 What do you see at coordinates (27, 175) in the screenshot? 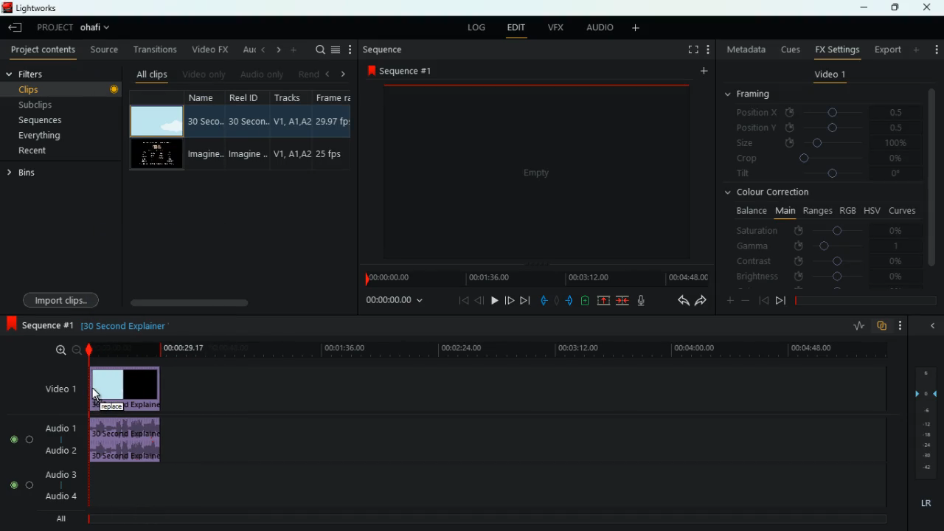
I see `bins` at bounding box center [27, 175].